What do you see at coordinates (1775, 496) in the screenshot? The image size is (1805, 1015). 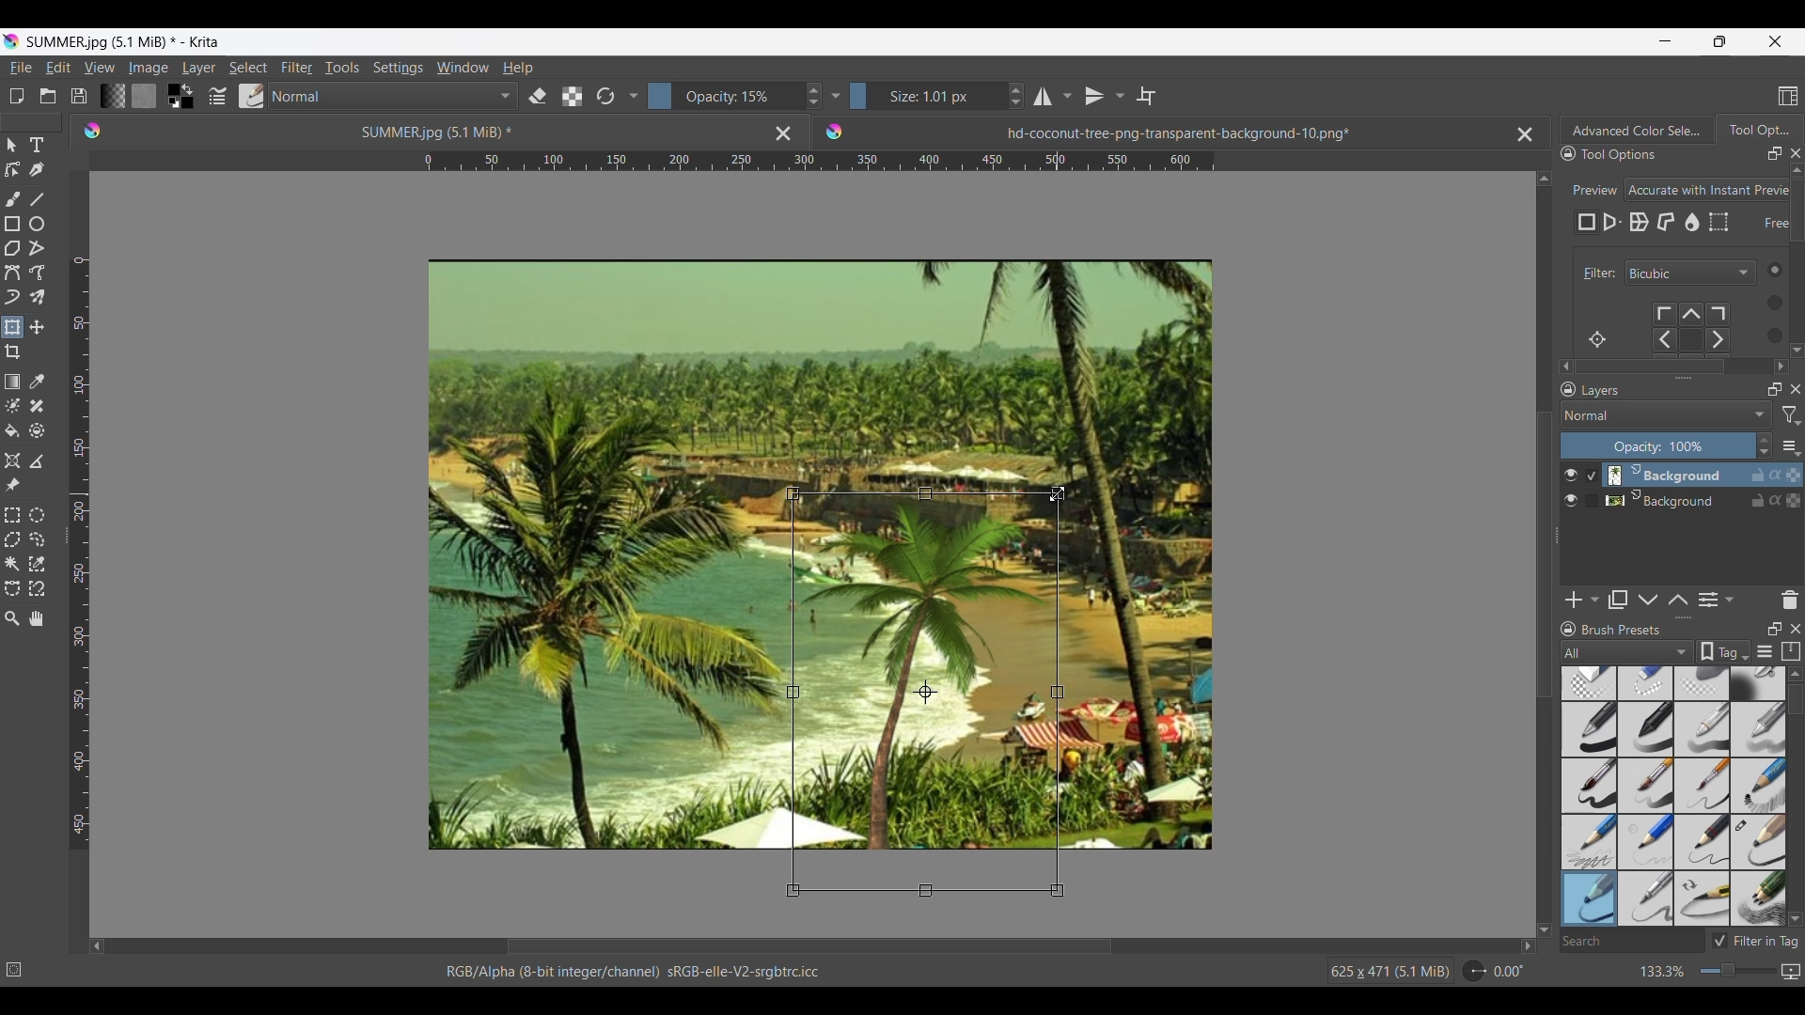 I see `Sync` at bounding box center [1775, 496].